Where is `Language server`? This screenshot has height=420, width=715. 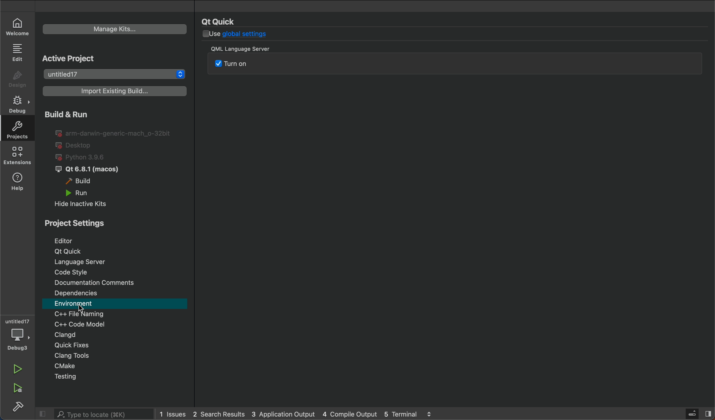
Language server is located at coordinates (116, 262).